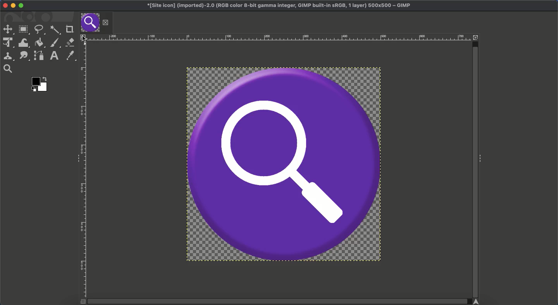  Describe the element at coordinates (23, 43) in the screenshot. I see `Warp transformation` at that location.